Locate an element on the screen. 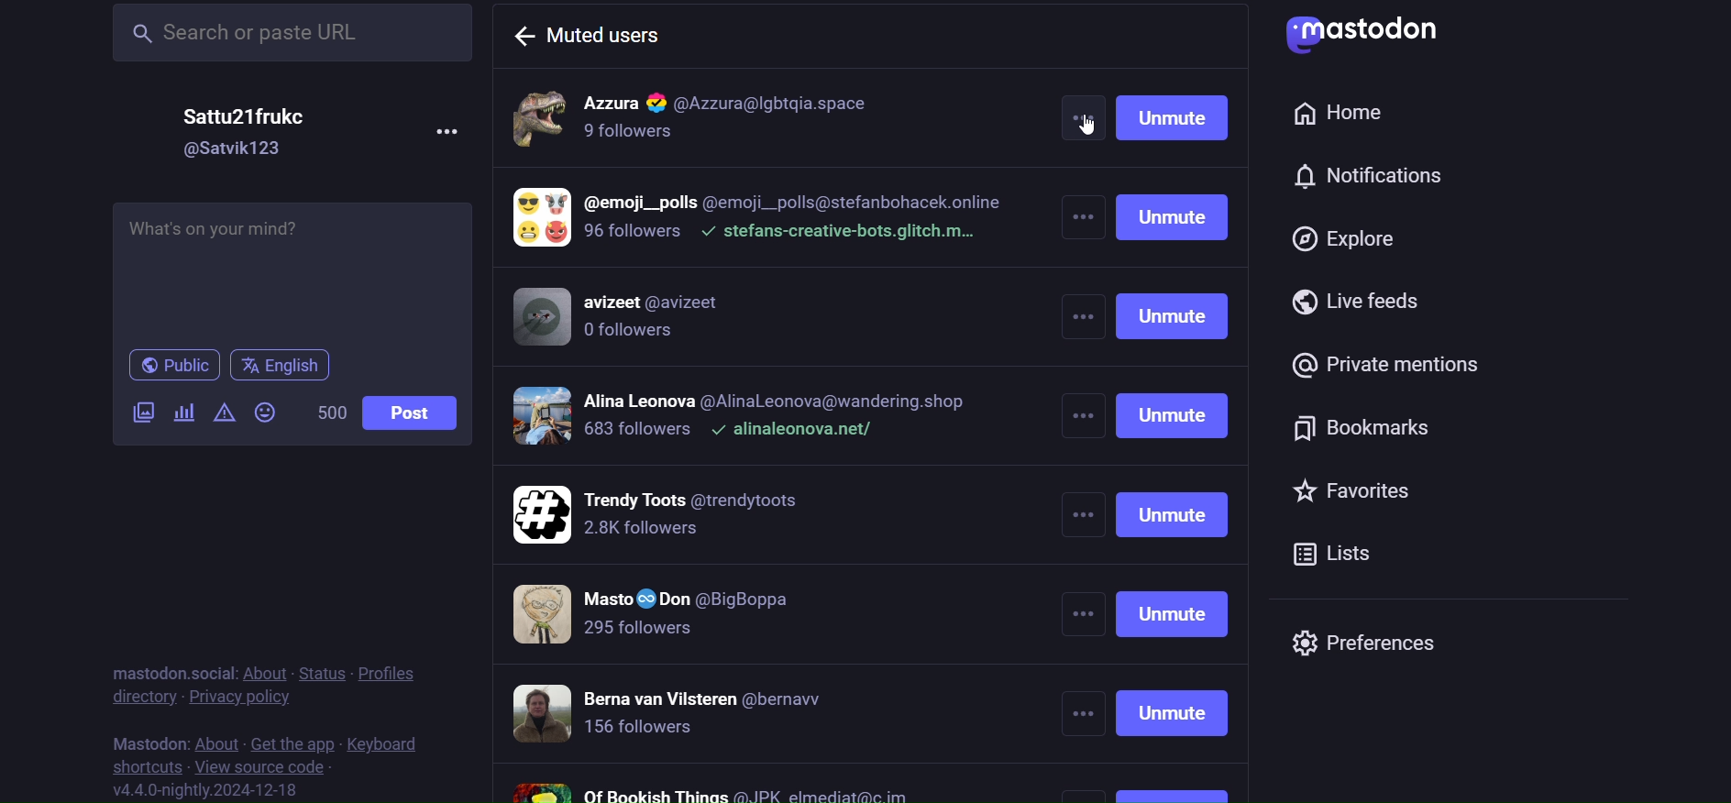 This screenshot has height=803, width=1731. private mention is located at coordinates (1390, 363).